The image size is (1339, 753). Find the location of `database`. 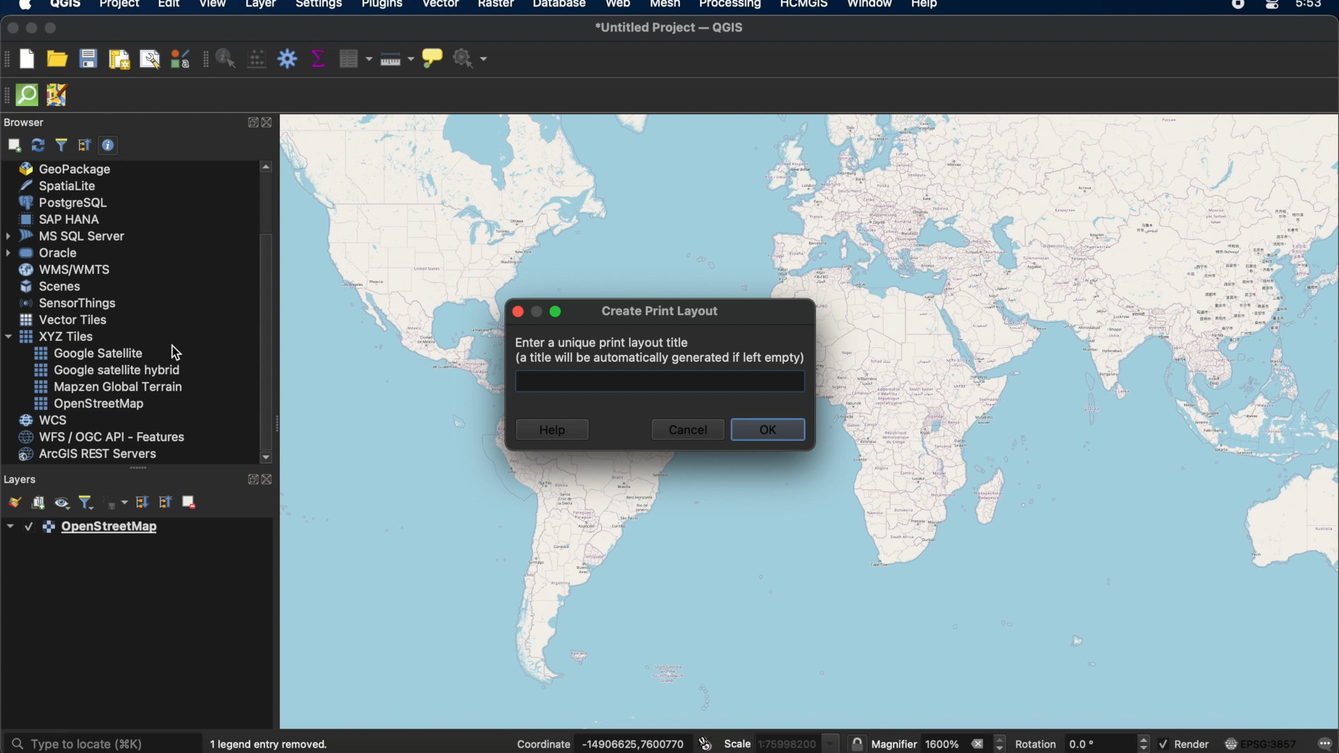

database is located at coordinates (559, 6).